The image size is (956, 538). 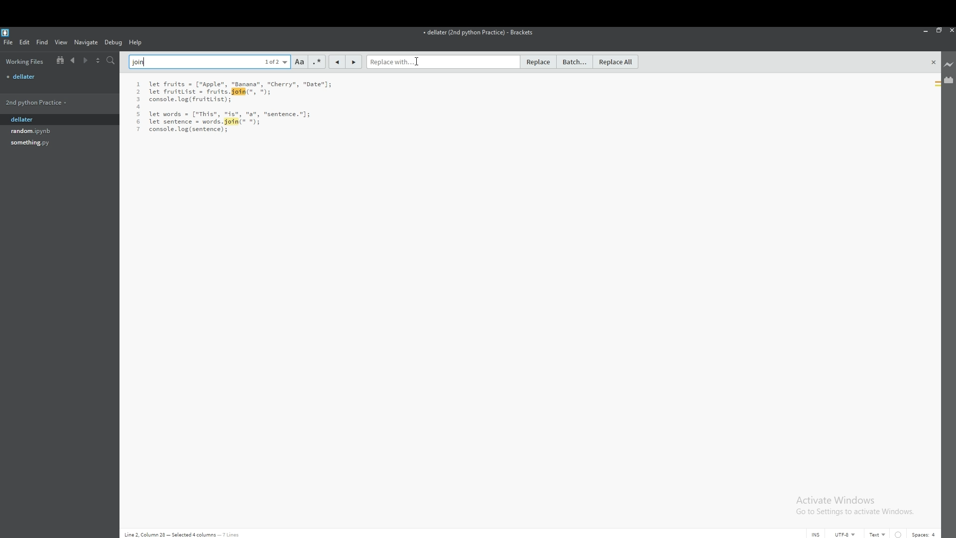 I want to click on help, so click(x=136, y=43).